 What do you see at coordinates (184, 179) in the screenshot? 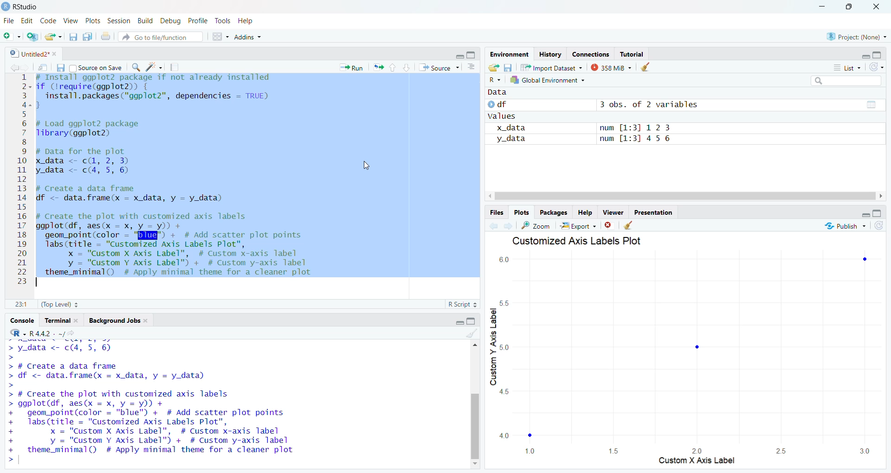
I see `Be eS REL Bont B® Tw TEE TEES
2+ if (lrequire(ggplot2)) {

3 install.packages ("ggplot2", dependencies = TRUE)

4-3

5

6 # Load ggplot2 package

7 Tibrary(ggplot2)

8

9 # pata for the p1dt

10 x_data <- c(1, 2, 3)

11 y_data <- c(4, 5, 6)

12

13 # Create a data frame

14 df <- data.frame(x = x_data, y = y_data)

15

16 # Create the plot with customized axis labels

17 ggplot(df, aes(x = x, y = y)) +

18 geom_point(color - "Eil") + # Add scatter plot points
19 labs (title = "Customized Axis Labels Plot",

20 x = "Custom X Axis Label", # Custom x-axis label
21 y = "Custom Y Axis Label") + # Custom y-axis label
22 | theme_minimal() # Apply minimal theme for a cleaner plot
23` at bounding box center [184, 179].